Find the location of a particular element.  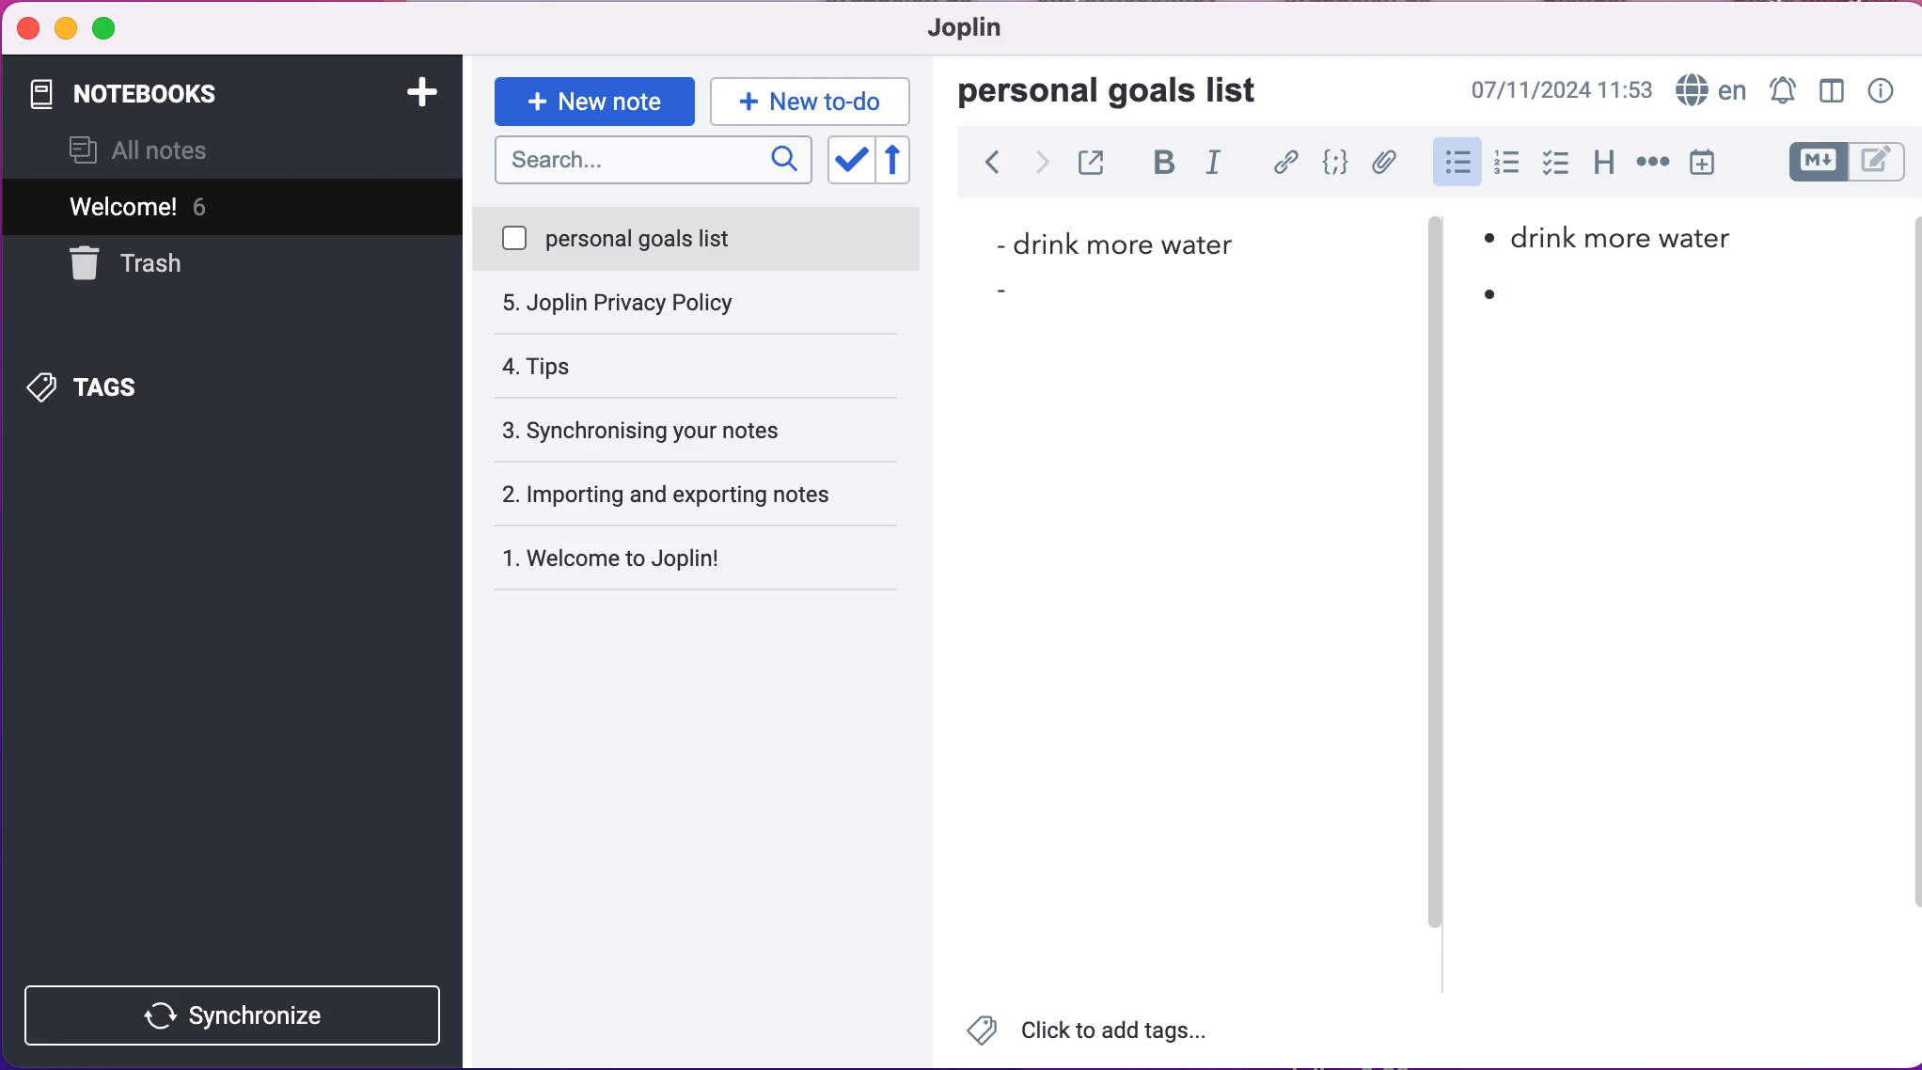

language is located at coordinates (1709, 87).